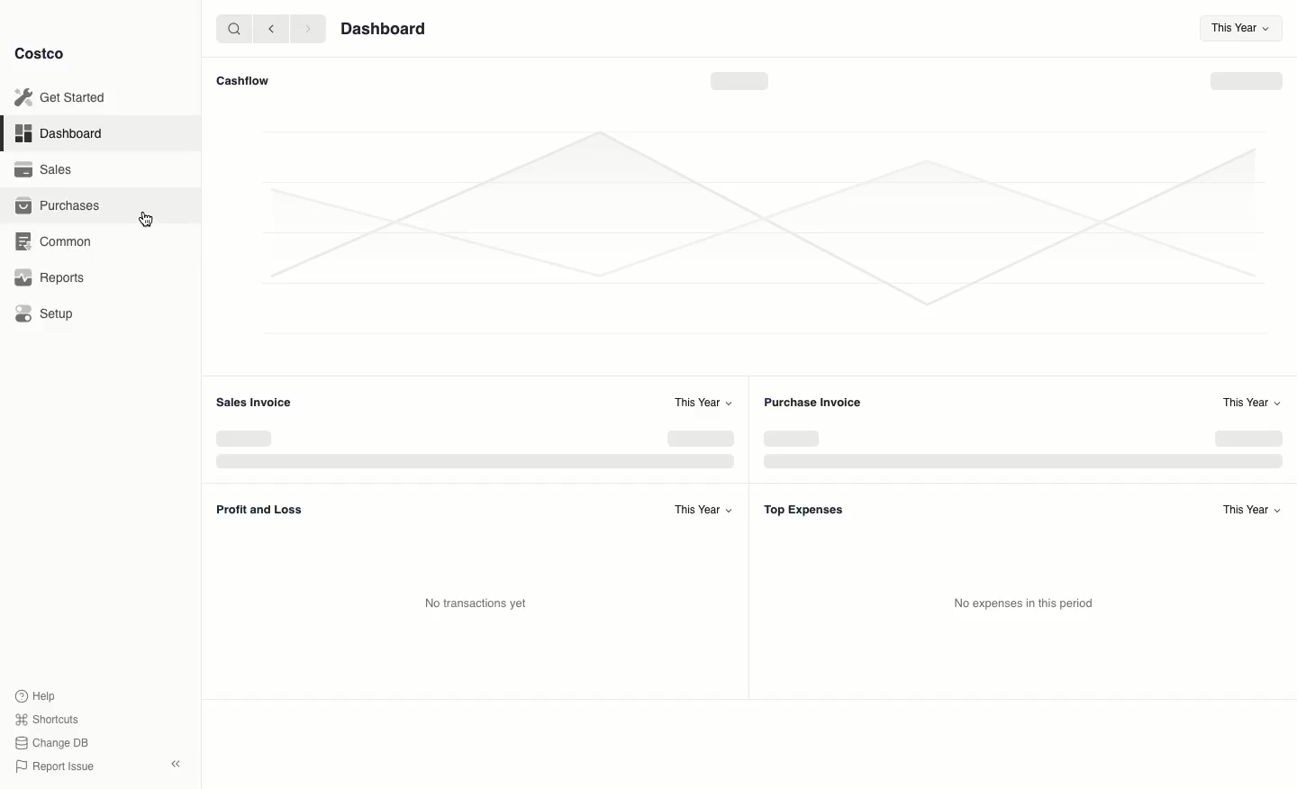  I want to click on Graph, so click(744, 450).